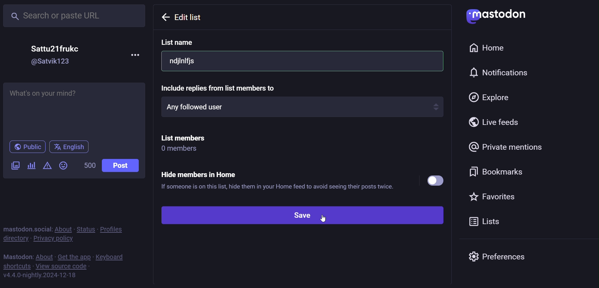 Image resolution: width=599 pixels, height=288 pixels. What do you see at coordinates (15, 238) in the screenshot?
I see `directory` at bounding box center [15, 238].